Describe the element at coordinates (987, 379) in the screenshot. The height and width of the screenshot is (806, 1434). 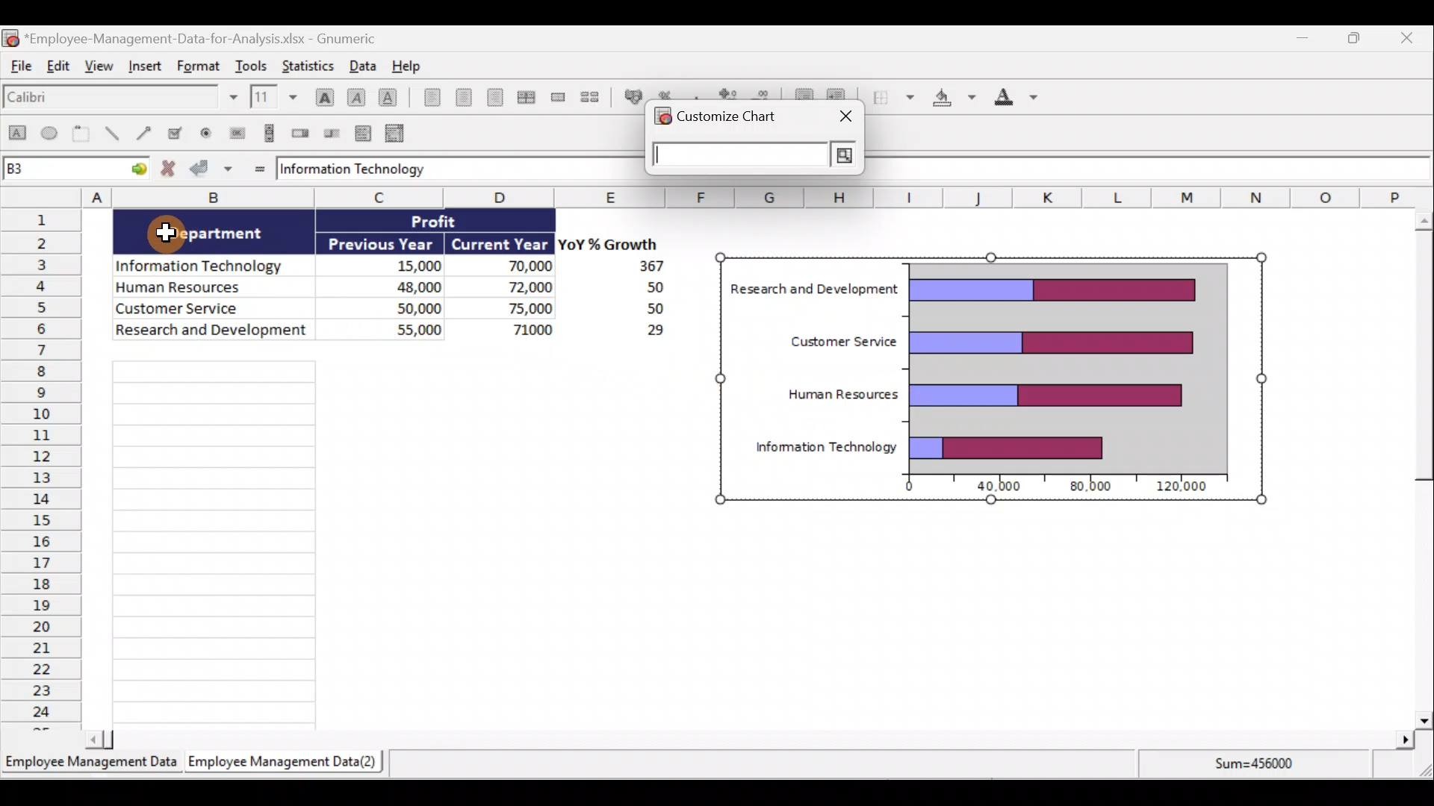
I see `Chart` at that location.